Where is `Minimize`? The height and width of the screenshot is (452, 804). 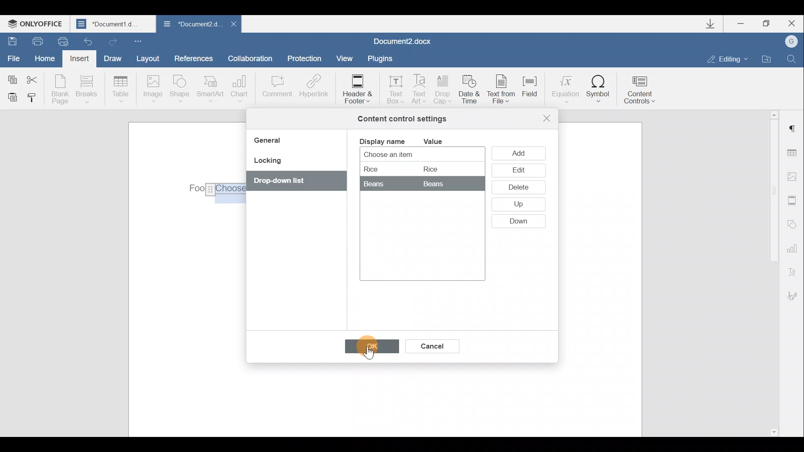 Minimize is located at coordinates (745, 25).